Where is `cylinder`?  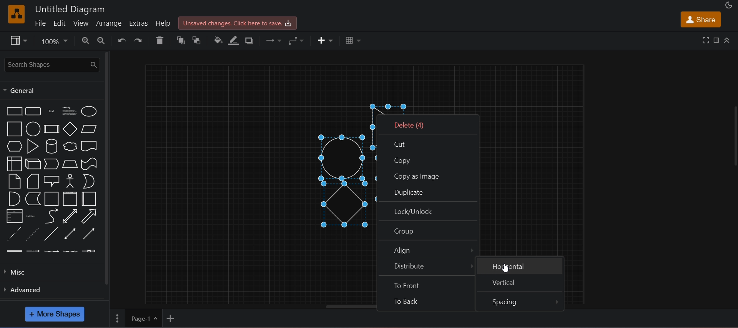
cylinder is located at coordinates (52, 146).